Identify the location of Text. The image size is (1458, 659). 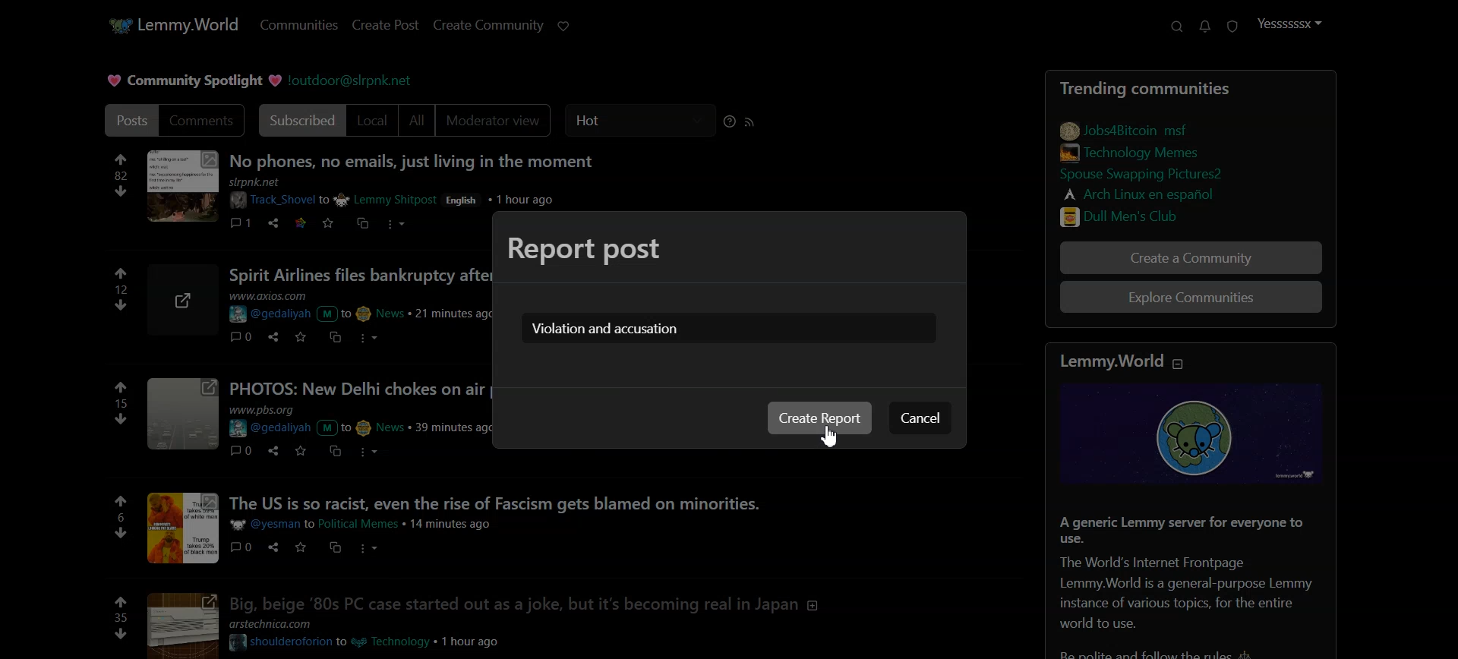
(191, 80).